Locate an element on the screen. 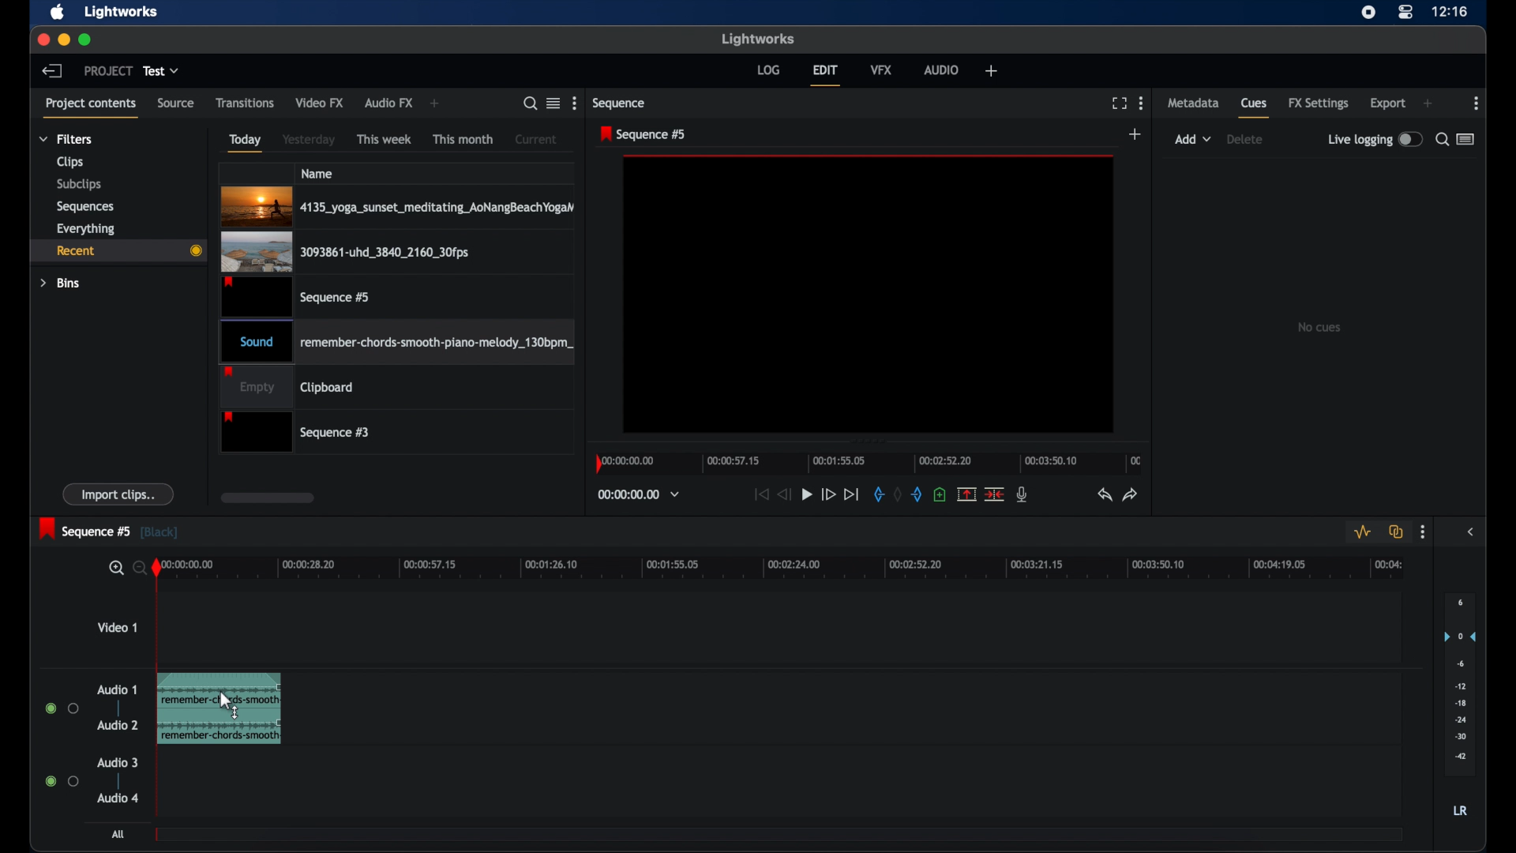 Image resolution: width=1516 pixels, height=853 pixels. timeline is located at coordinates (872, 463).